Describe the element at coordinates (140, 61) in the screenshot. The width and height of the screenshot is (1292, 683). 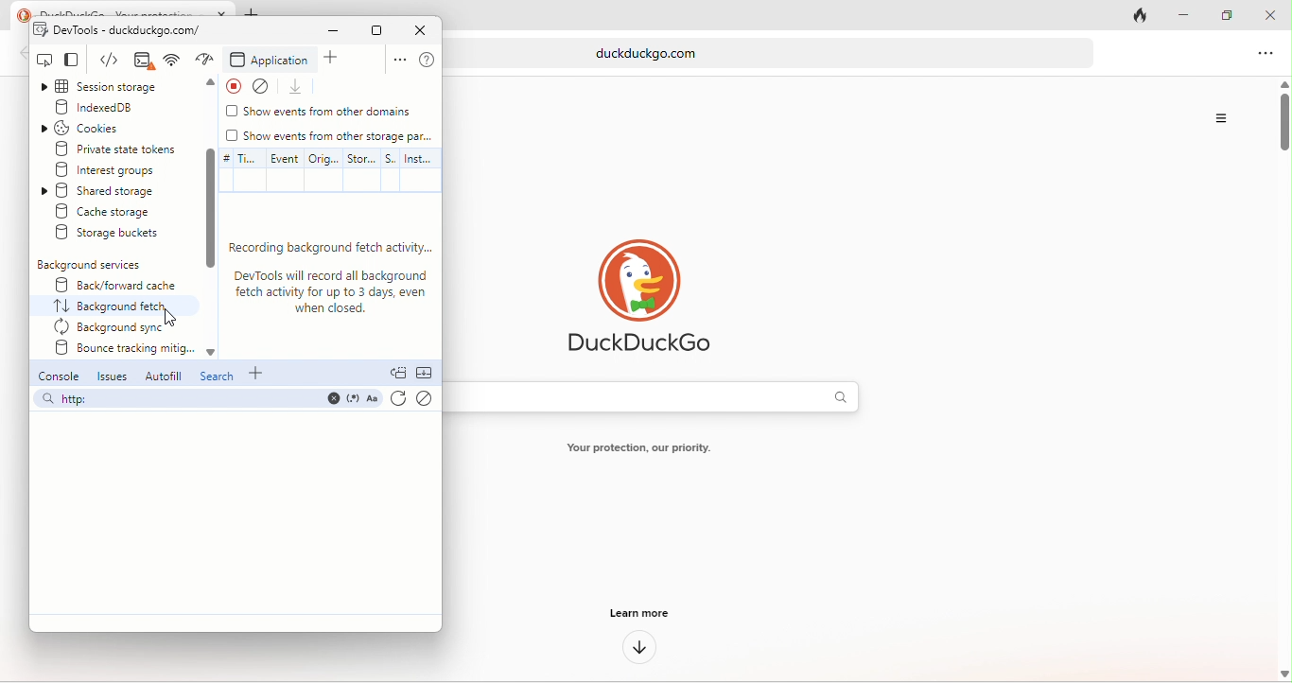
I see `elements` at that location.